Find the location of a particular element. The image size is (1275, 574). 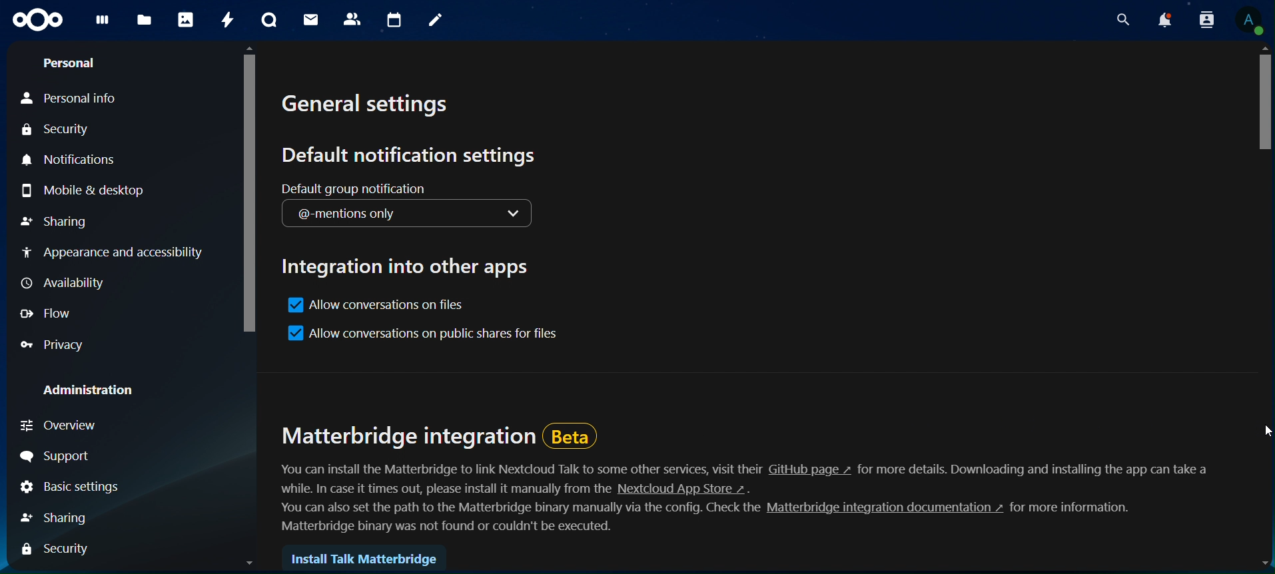

Personal is located at coordinates (71, 63).